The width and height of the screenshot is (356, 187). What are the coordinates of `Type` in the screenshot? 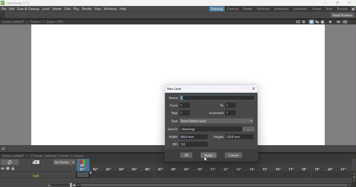 It's located at (174, 122).